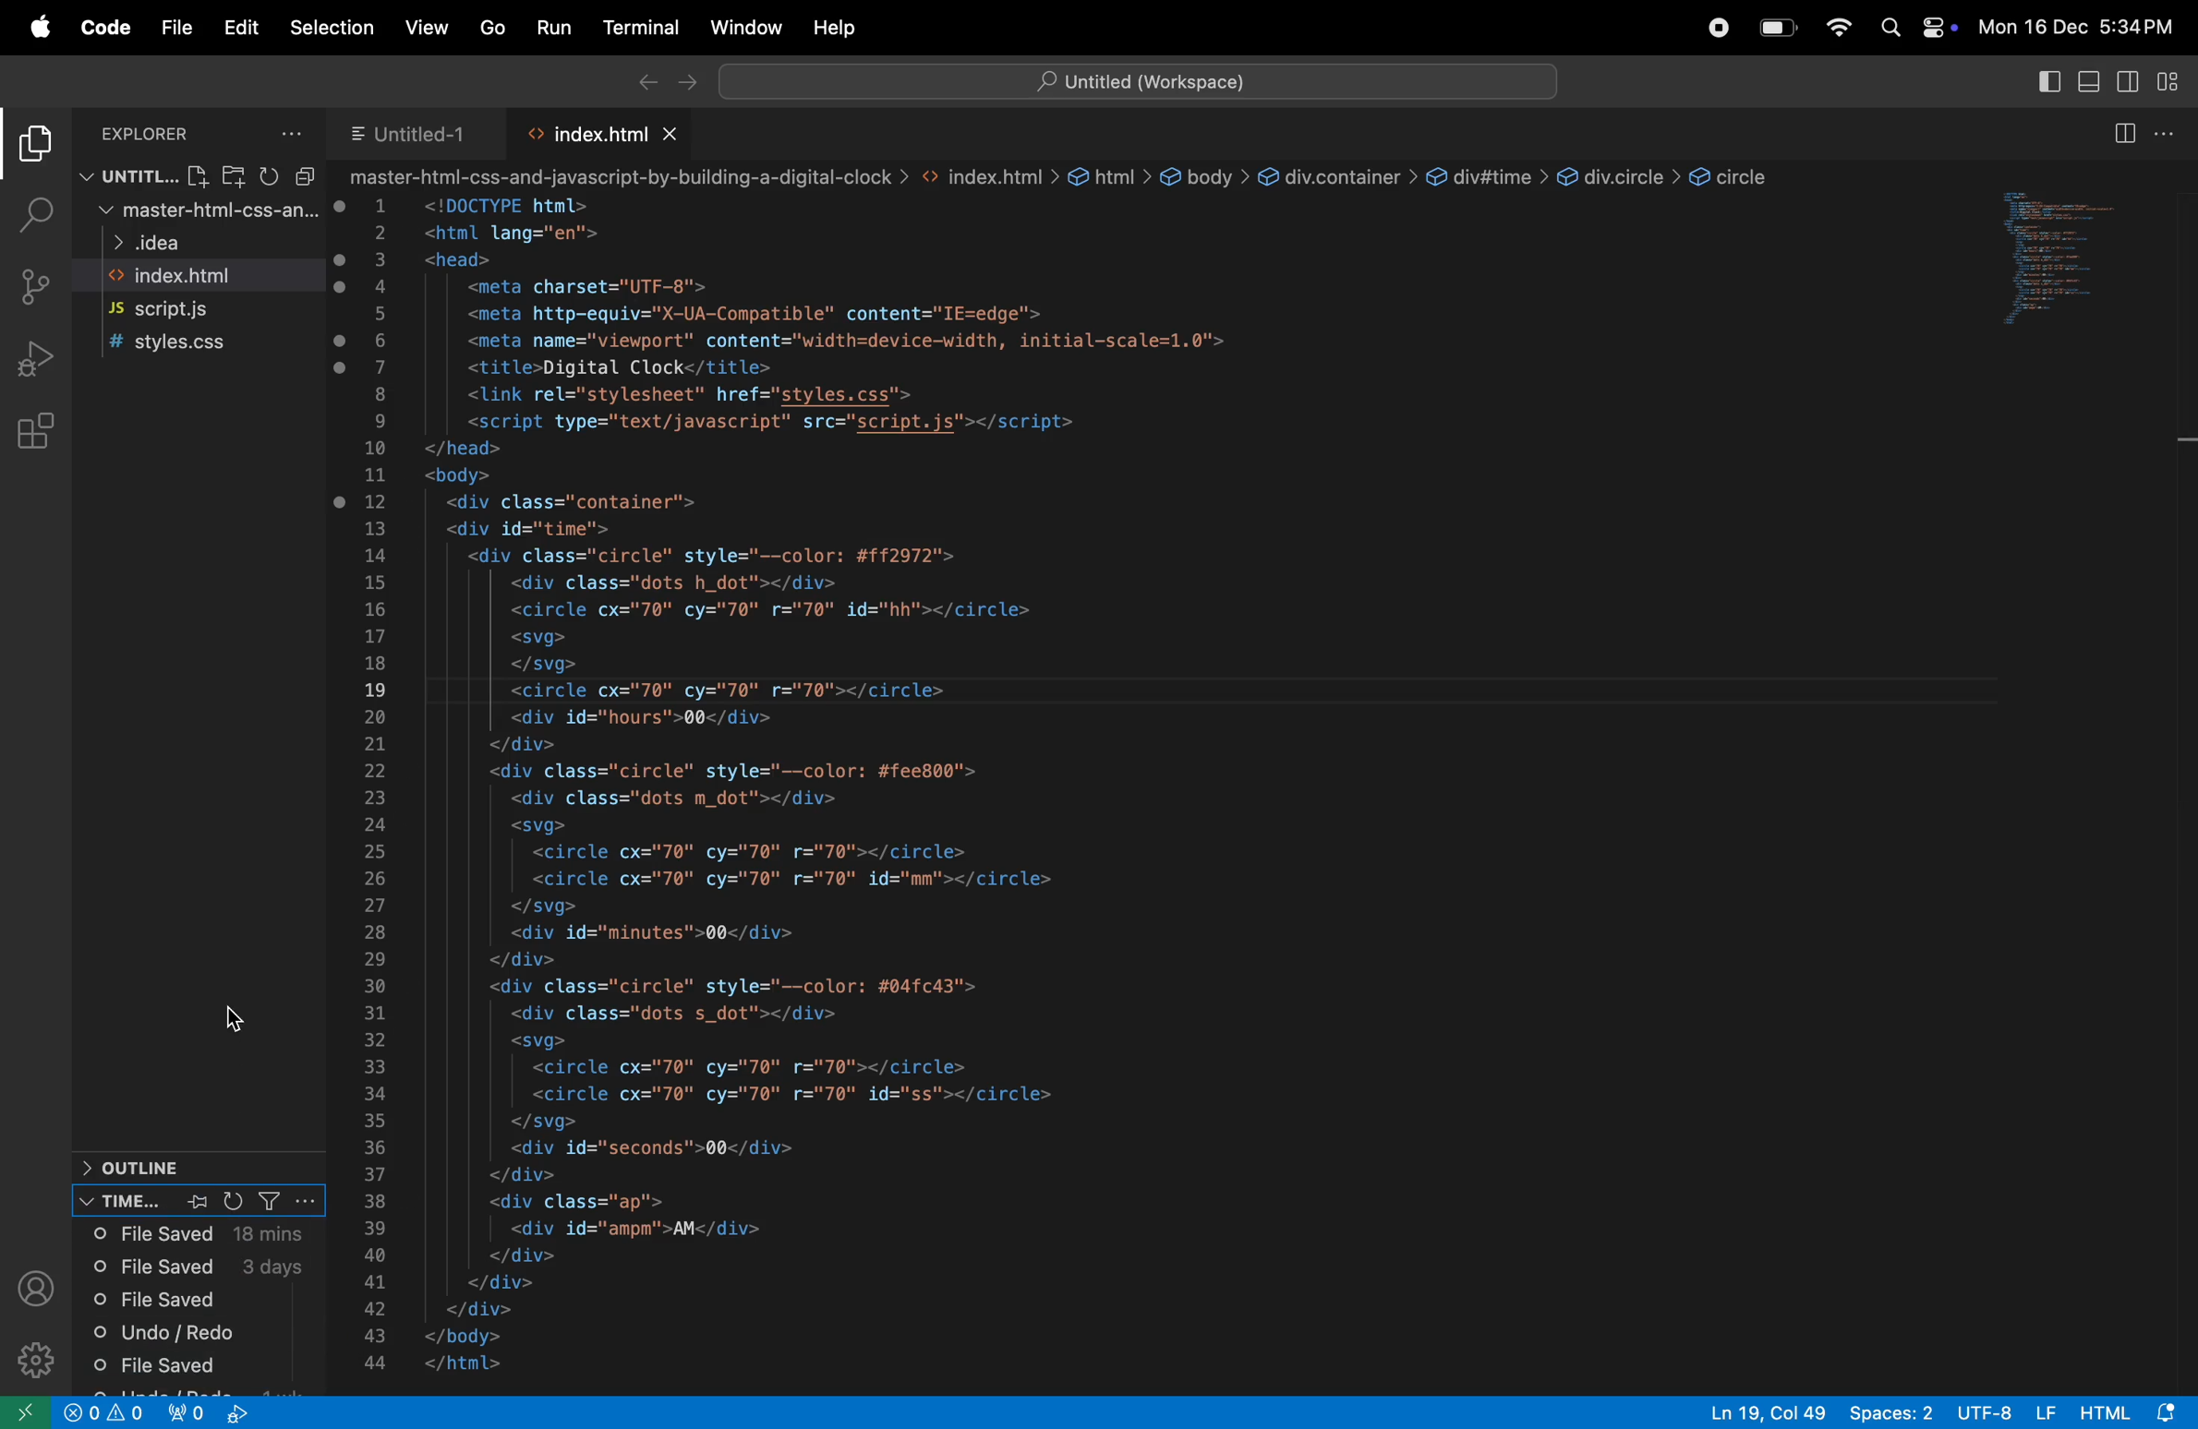 This screenshot has width=2198, height=1429. Describe the element at coordinates (2168, 84) in the screenshot. I see `customize tool bar` at that location.